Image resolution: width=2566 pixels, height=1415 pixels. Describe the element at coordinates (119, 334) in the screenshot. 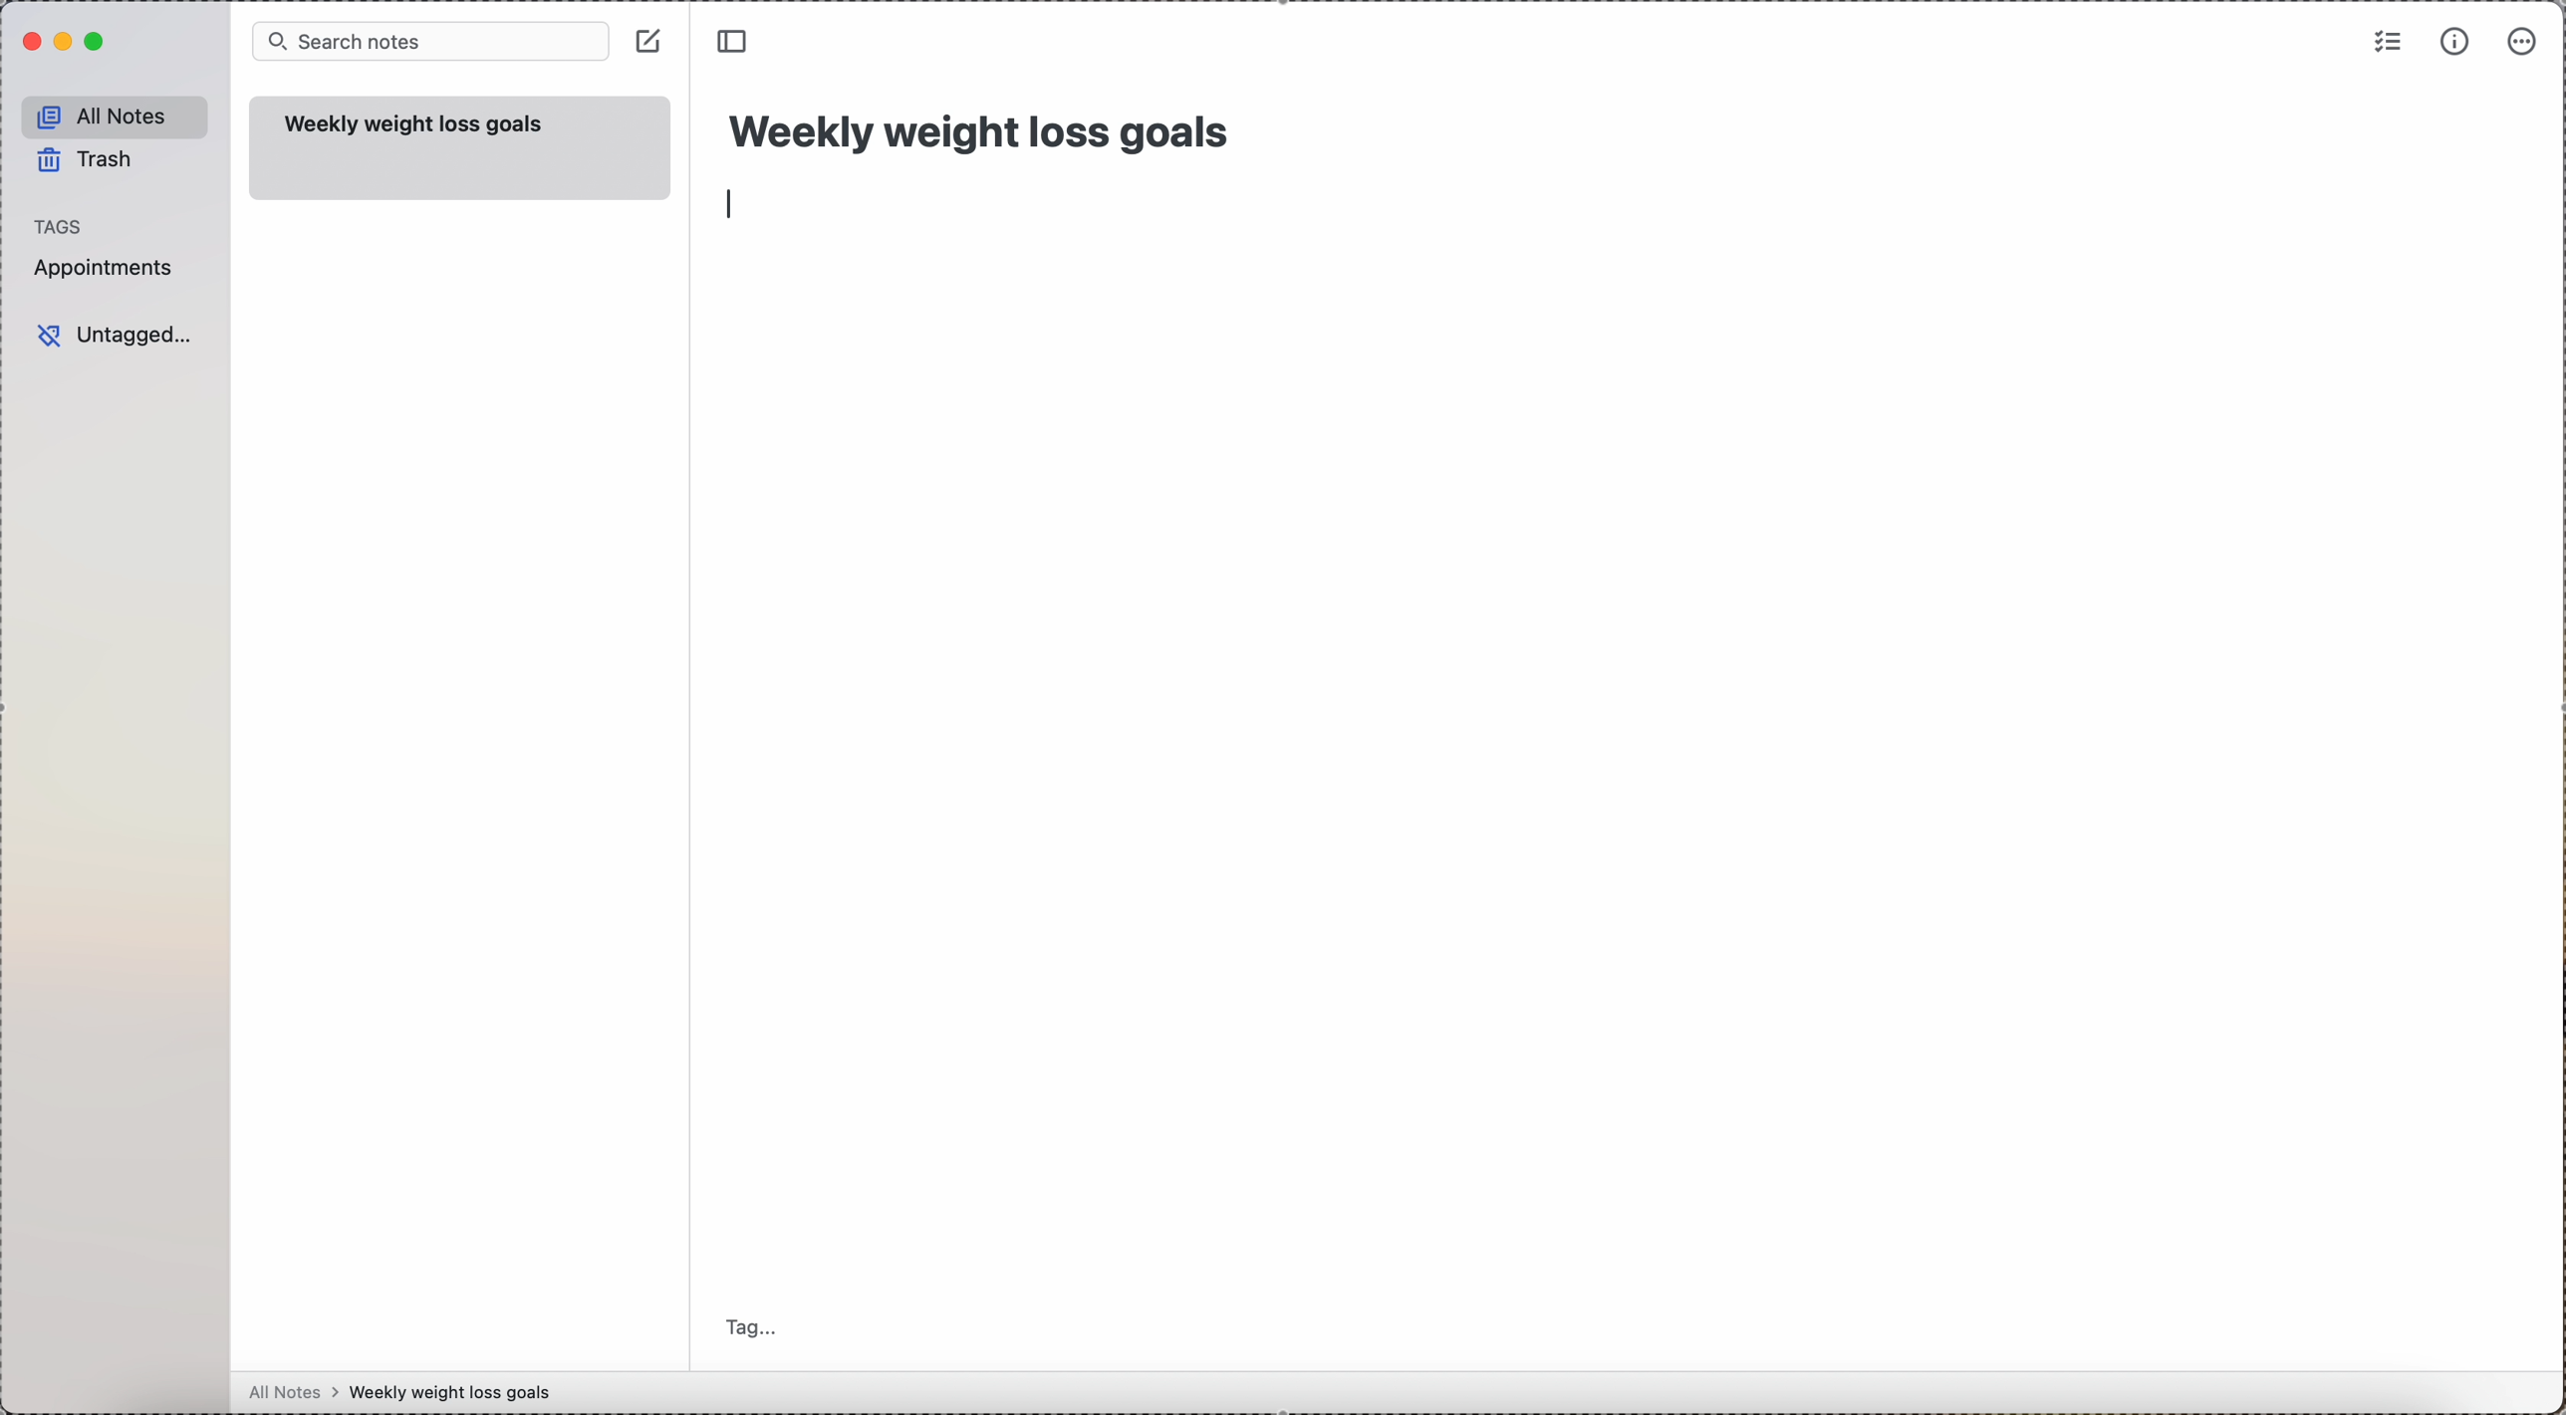

I see `untagged` at that location.